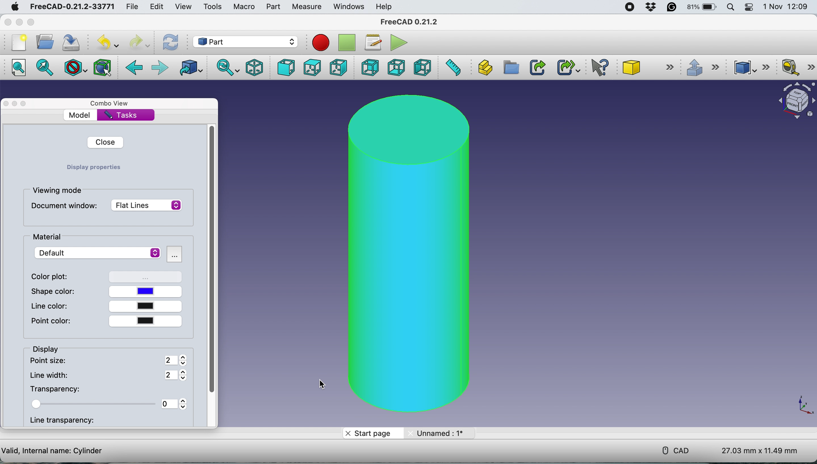 The image size is (817, 464). Describe the element at coordinates (108, 276) in the screenshot. I see `color plot` at that location.